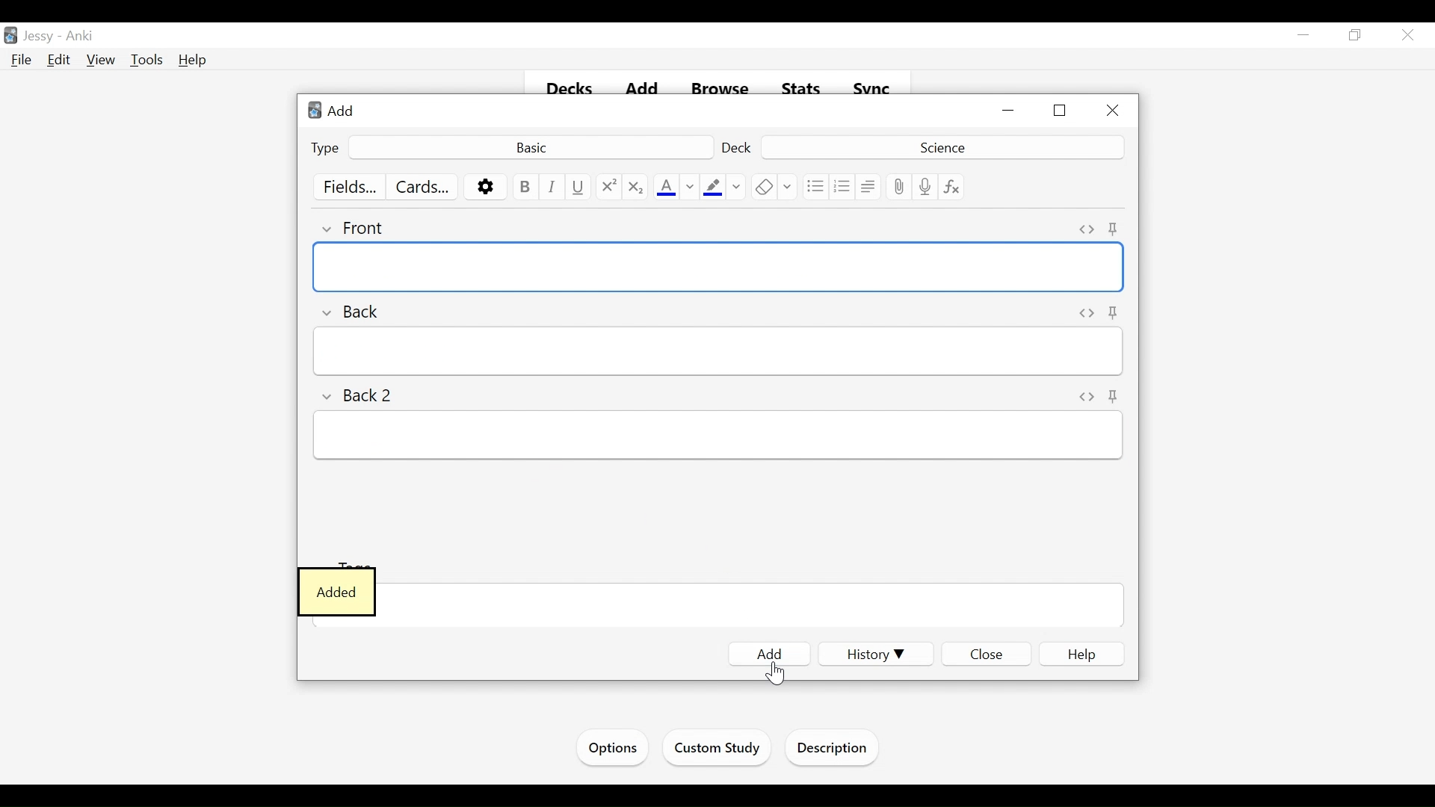 This screenshot has height=807, width=1435. I want to click on Fields, so click(351, 188).